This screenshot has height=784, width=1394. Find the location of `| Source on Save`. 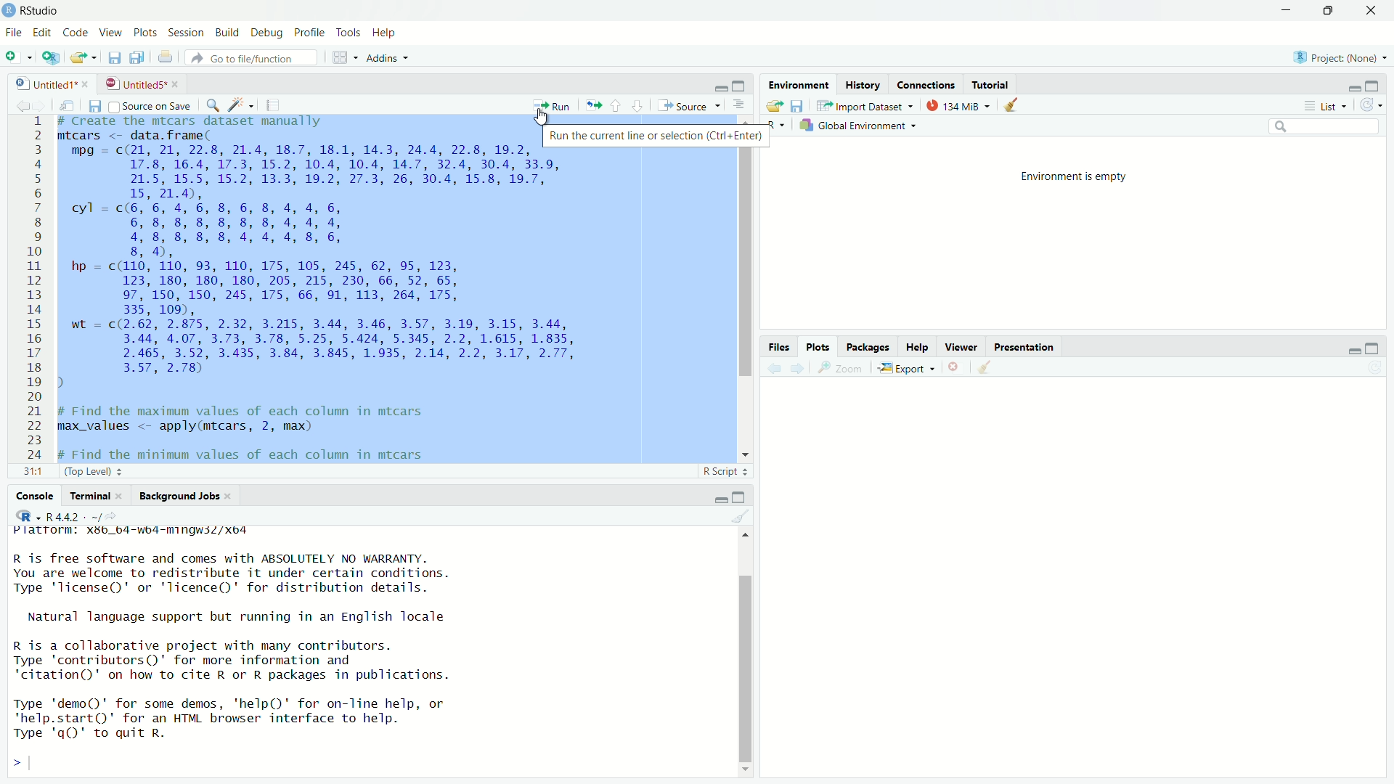

| Source on Save is located at coordinates (150, 106).